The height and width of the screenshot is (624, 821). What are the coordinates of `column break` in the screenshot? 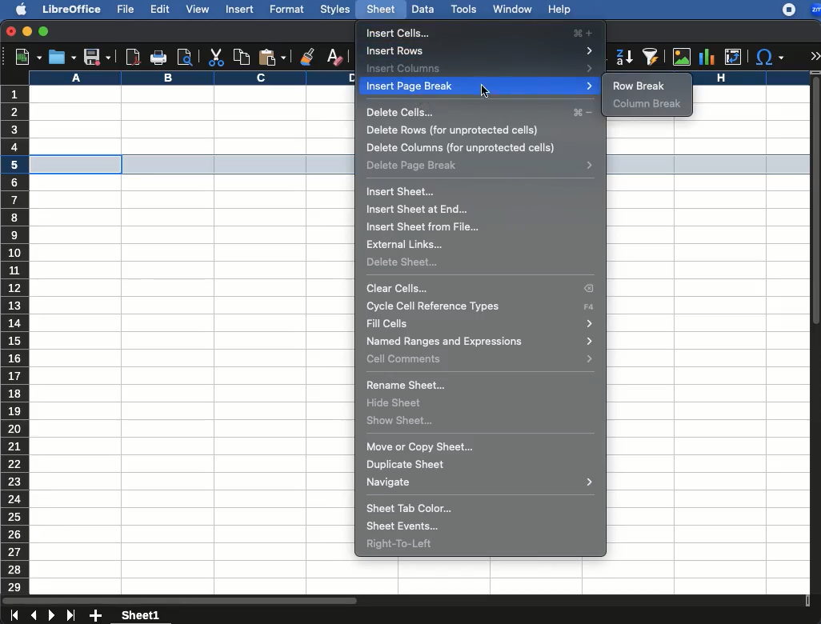 It's located at (647, 107).